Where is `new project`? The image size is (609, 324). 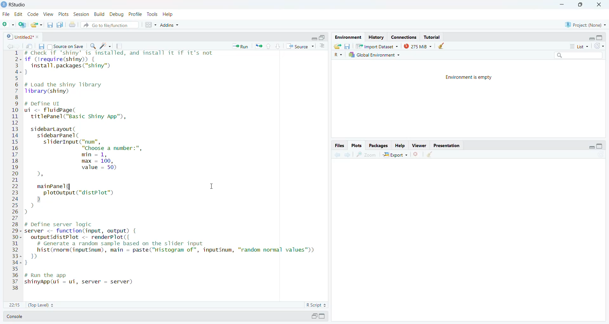
new project is located at coordinates (22, 25).